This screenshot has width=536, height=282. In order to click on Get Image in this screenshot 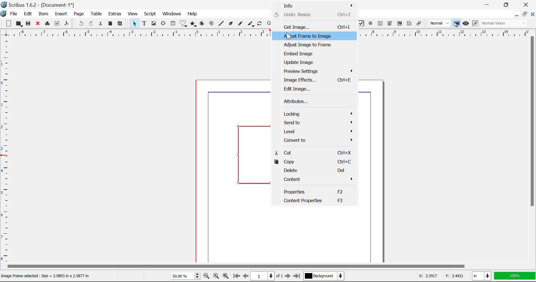, I will do `click(314, 27)`.